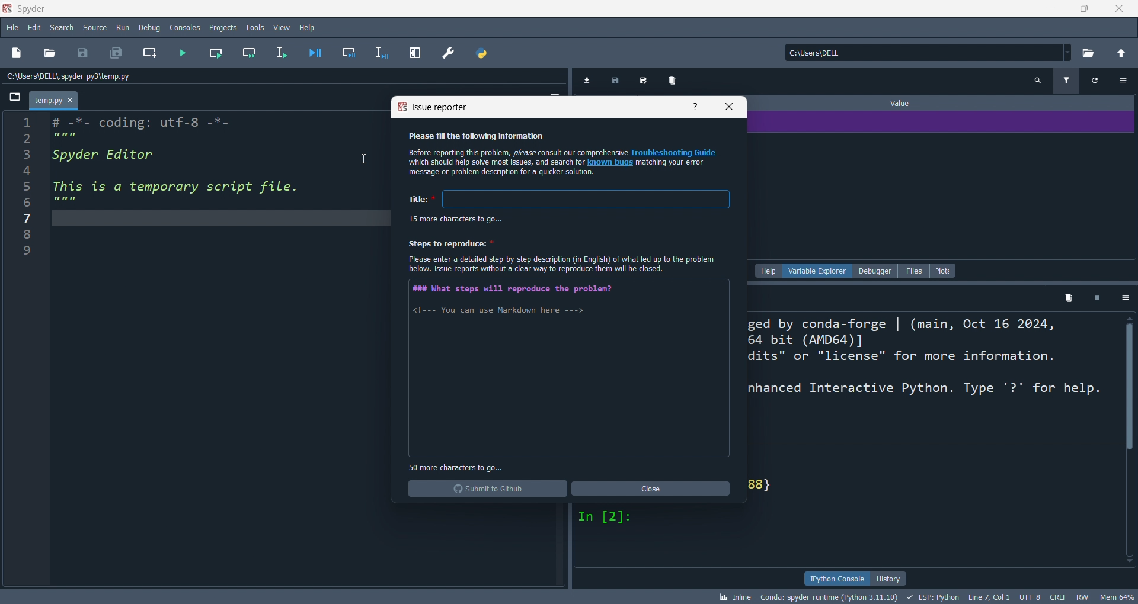 The width and height of the screenshot is (1138, 604). Describe the element at coordinates (1094, 81) in the screenshot. I see `Refresh` at that location.